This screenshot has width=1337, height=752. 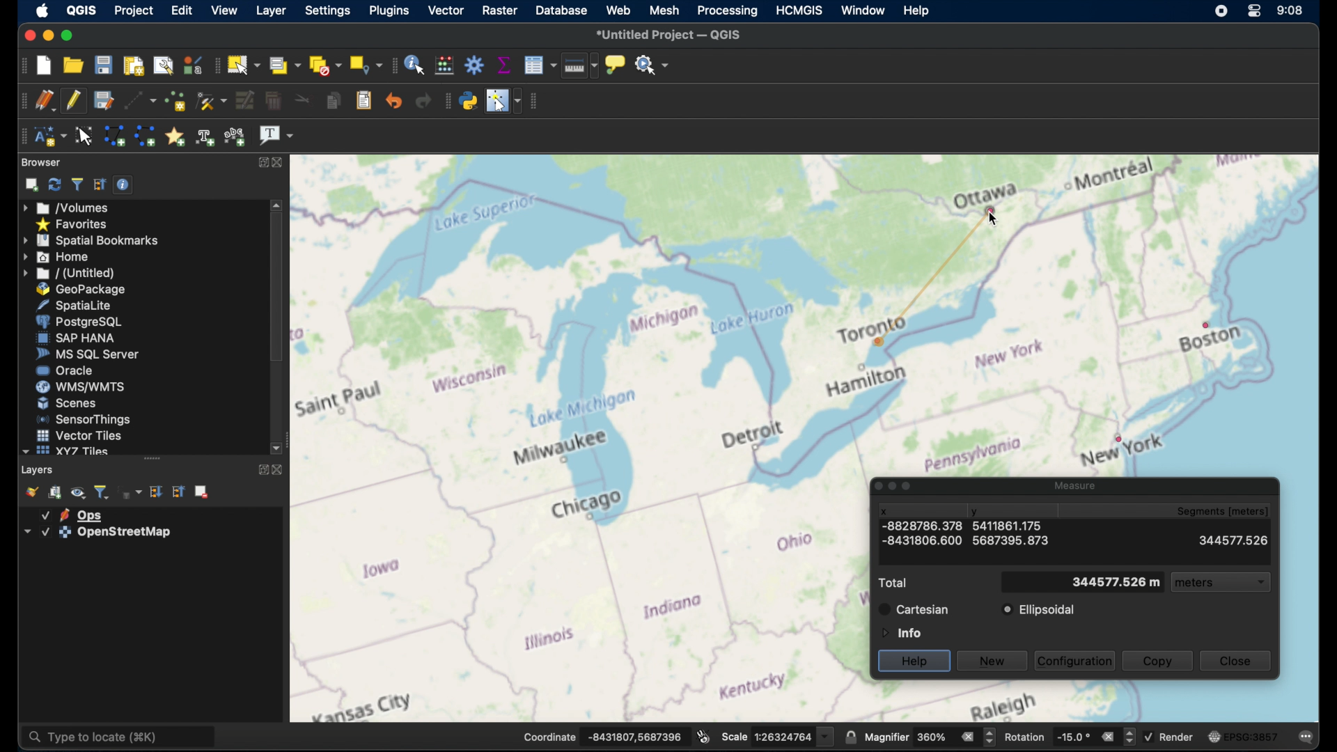 What do you see at coordinates (56, 492) in the screenshot?
I see `add group` at bounding box center [56, 492].